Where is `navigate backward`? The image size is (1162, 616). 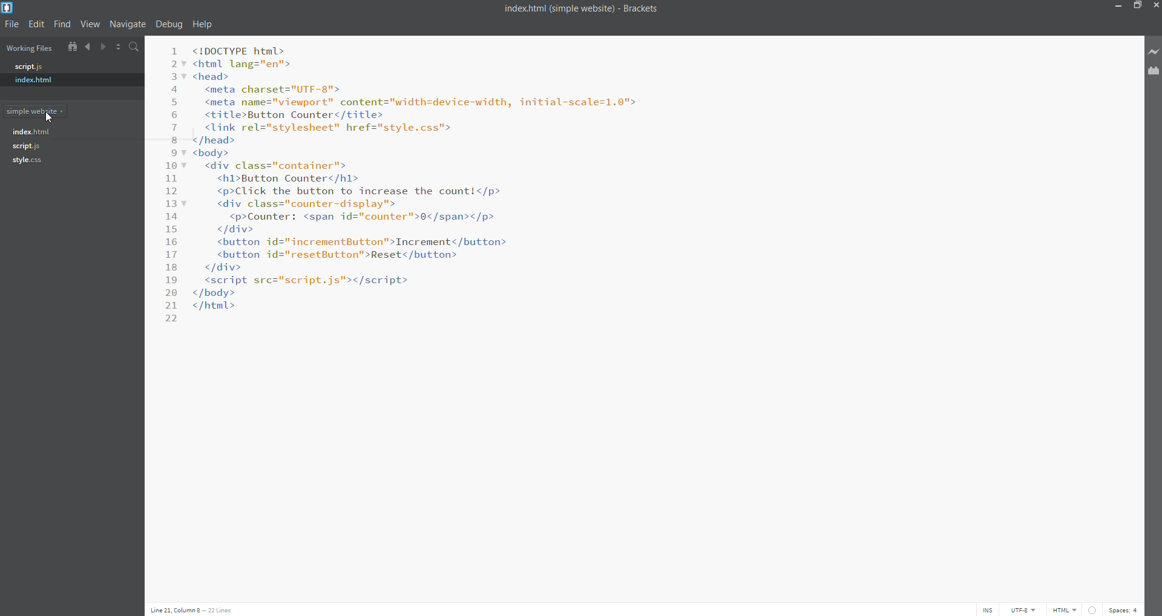 navigate backward is located at coordinates (87, 48).